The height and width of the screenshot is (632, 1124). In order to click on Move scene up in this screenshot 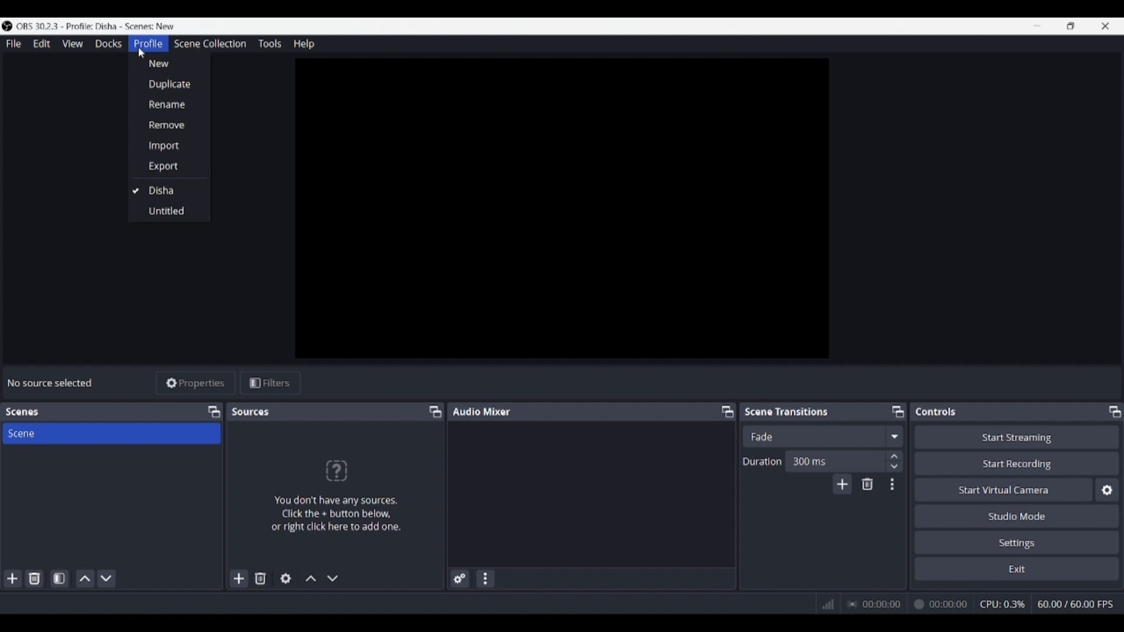, I will do `click(85, 579)`.